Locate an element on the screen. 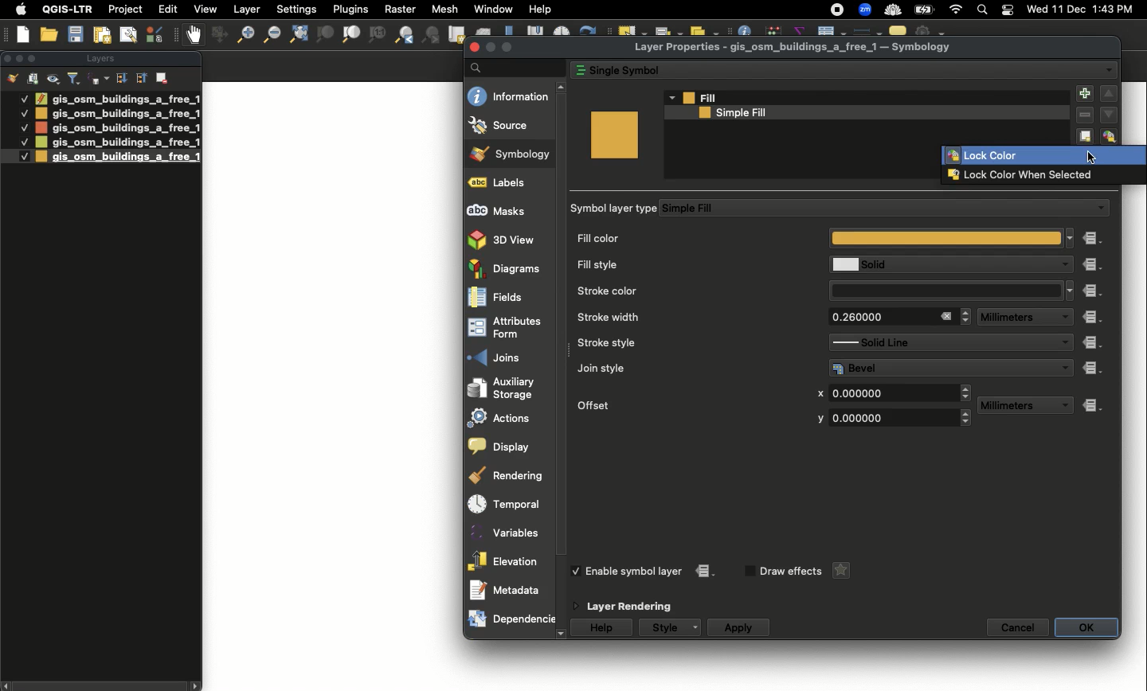 Image resolution: width=1147 pixels, height=691 pixels. Zoom last is located at coordinates (404, 35).